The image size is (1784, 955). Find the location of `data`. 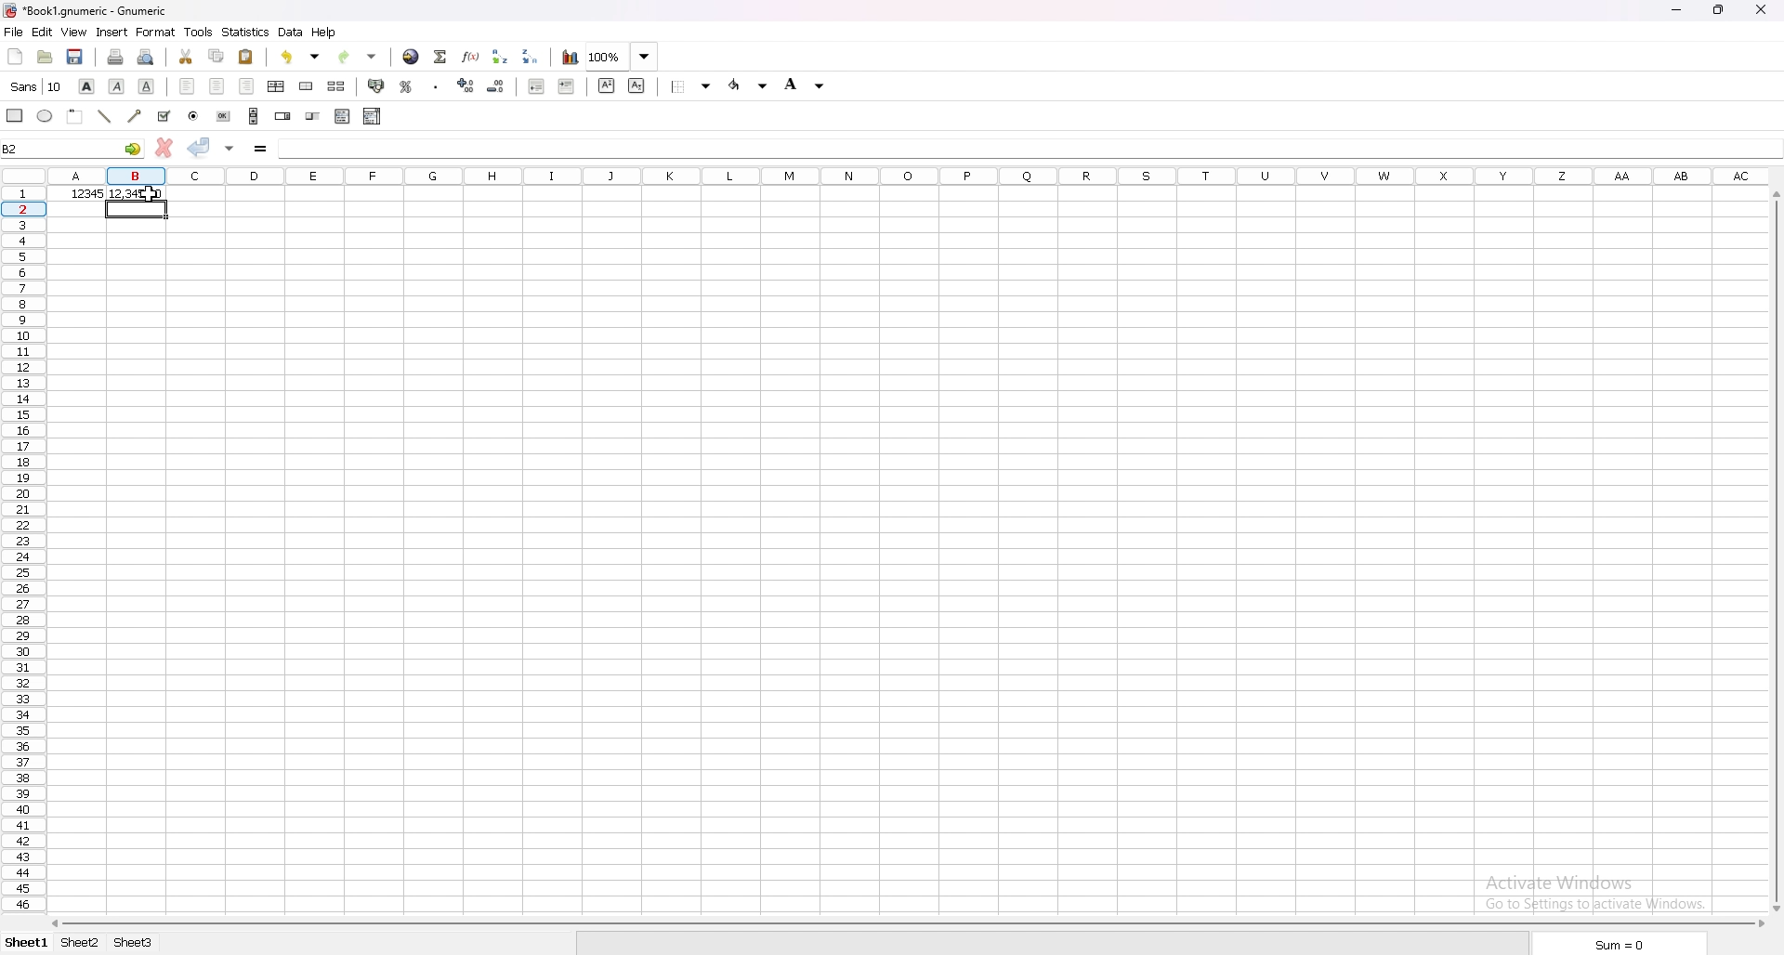

data is located at coordinates (290, 32).